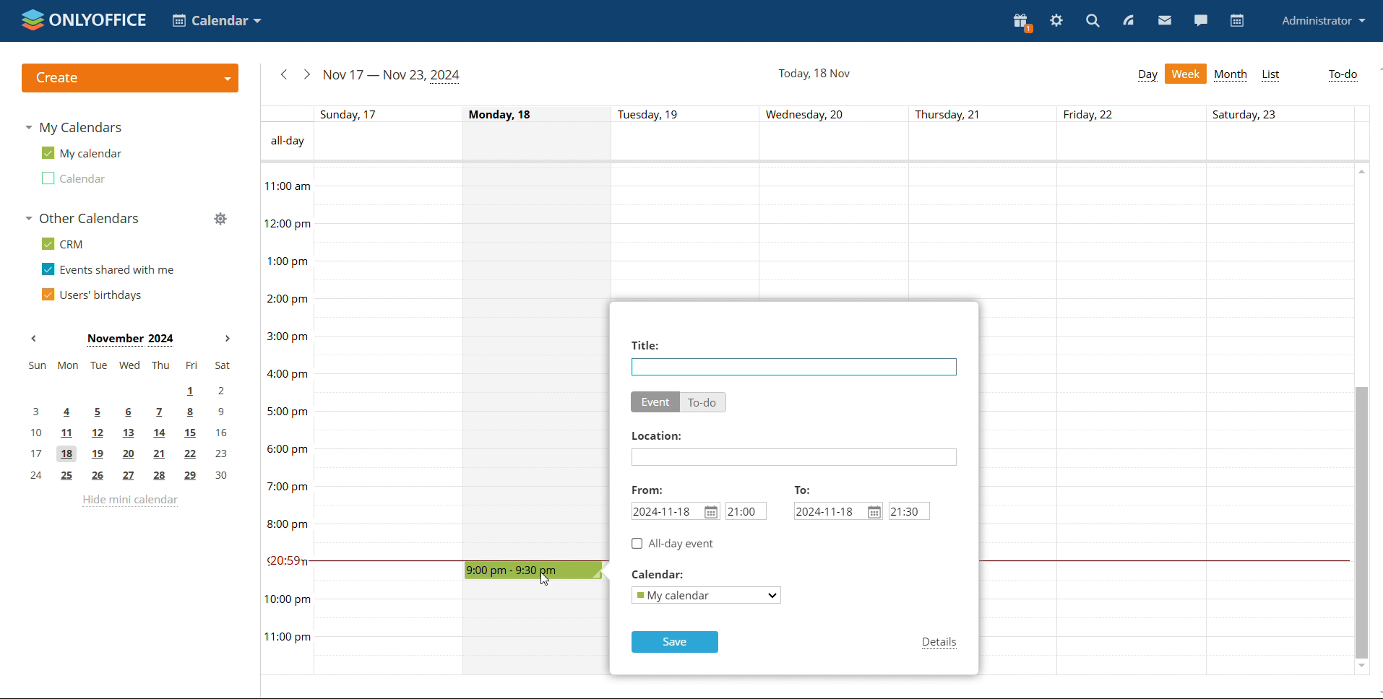  Describe the element at coordinates (1358, 522) in the screenshot. I see `scrollbar` at that location.